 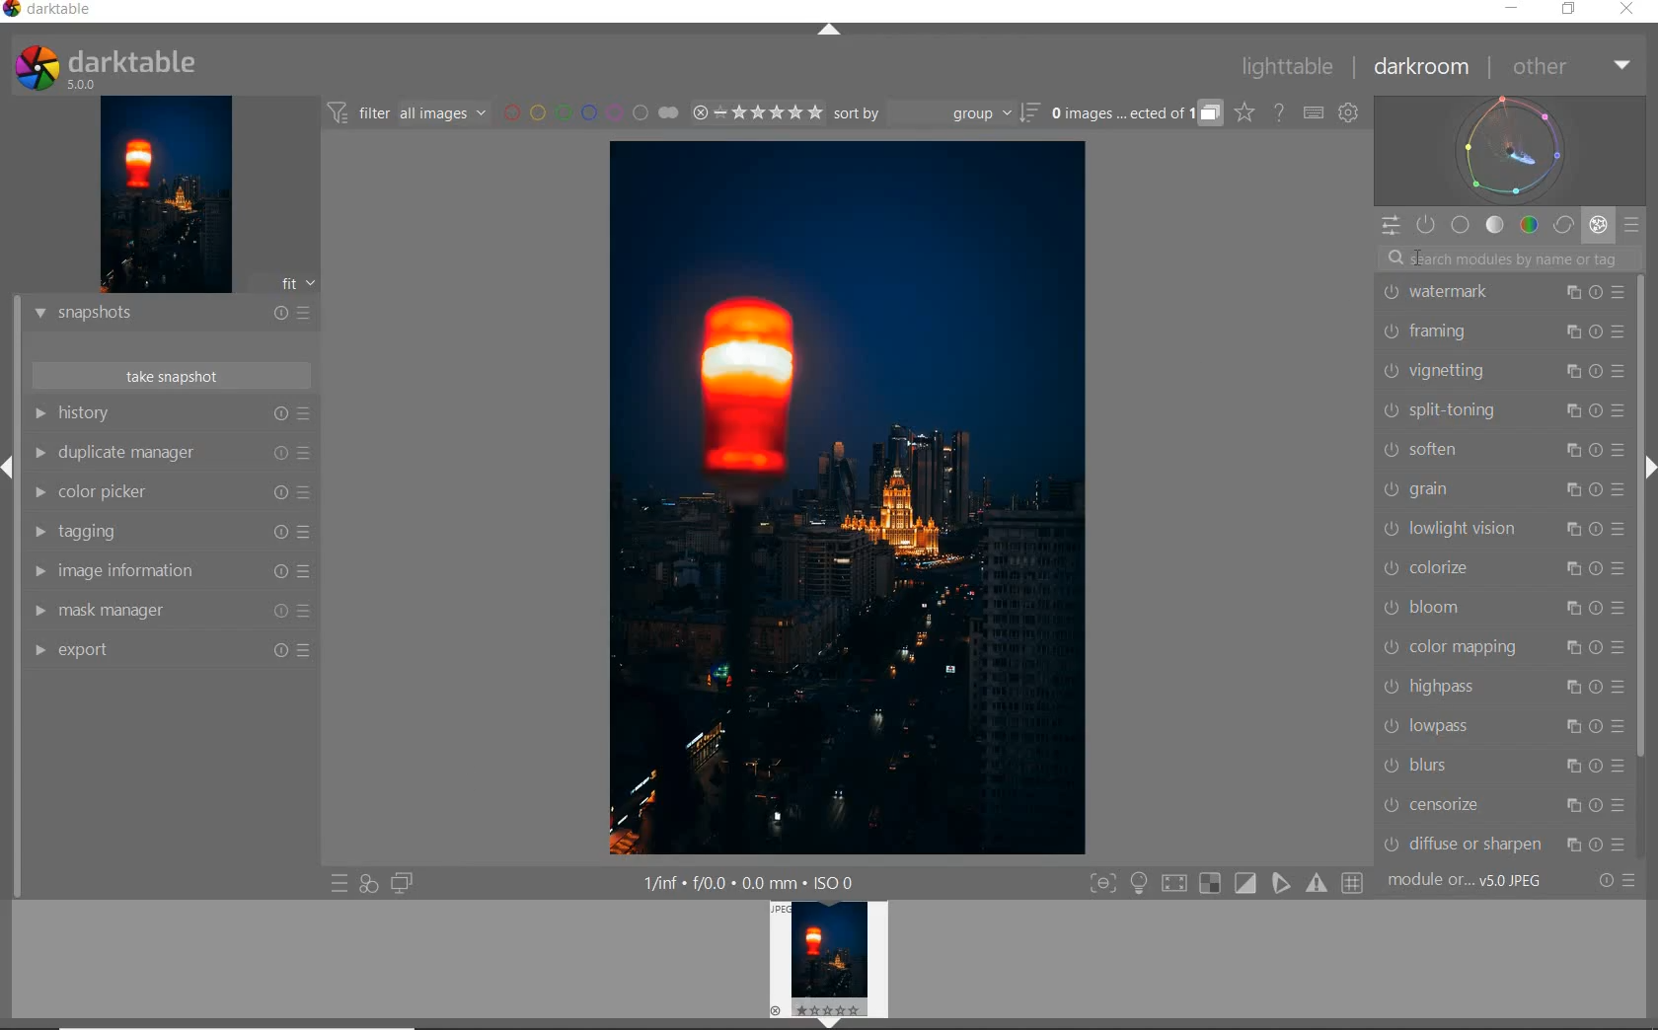 I want to click on RESET, so click(x=1608, y=881).